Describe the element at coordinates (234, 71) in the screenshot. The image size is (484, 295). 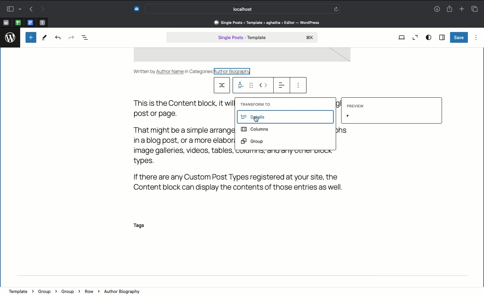
I see `Author biography` at that location.